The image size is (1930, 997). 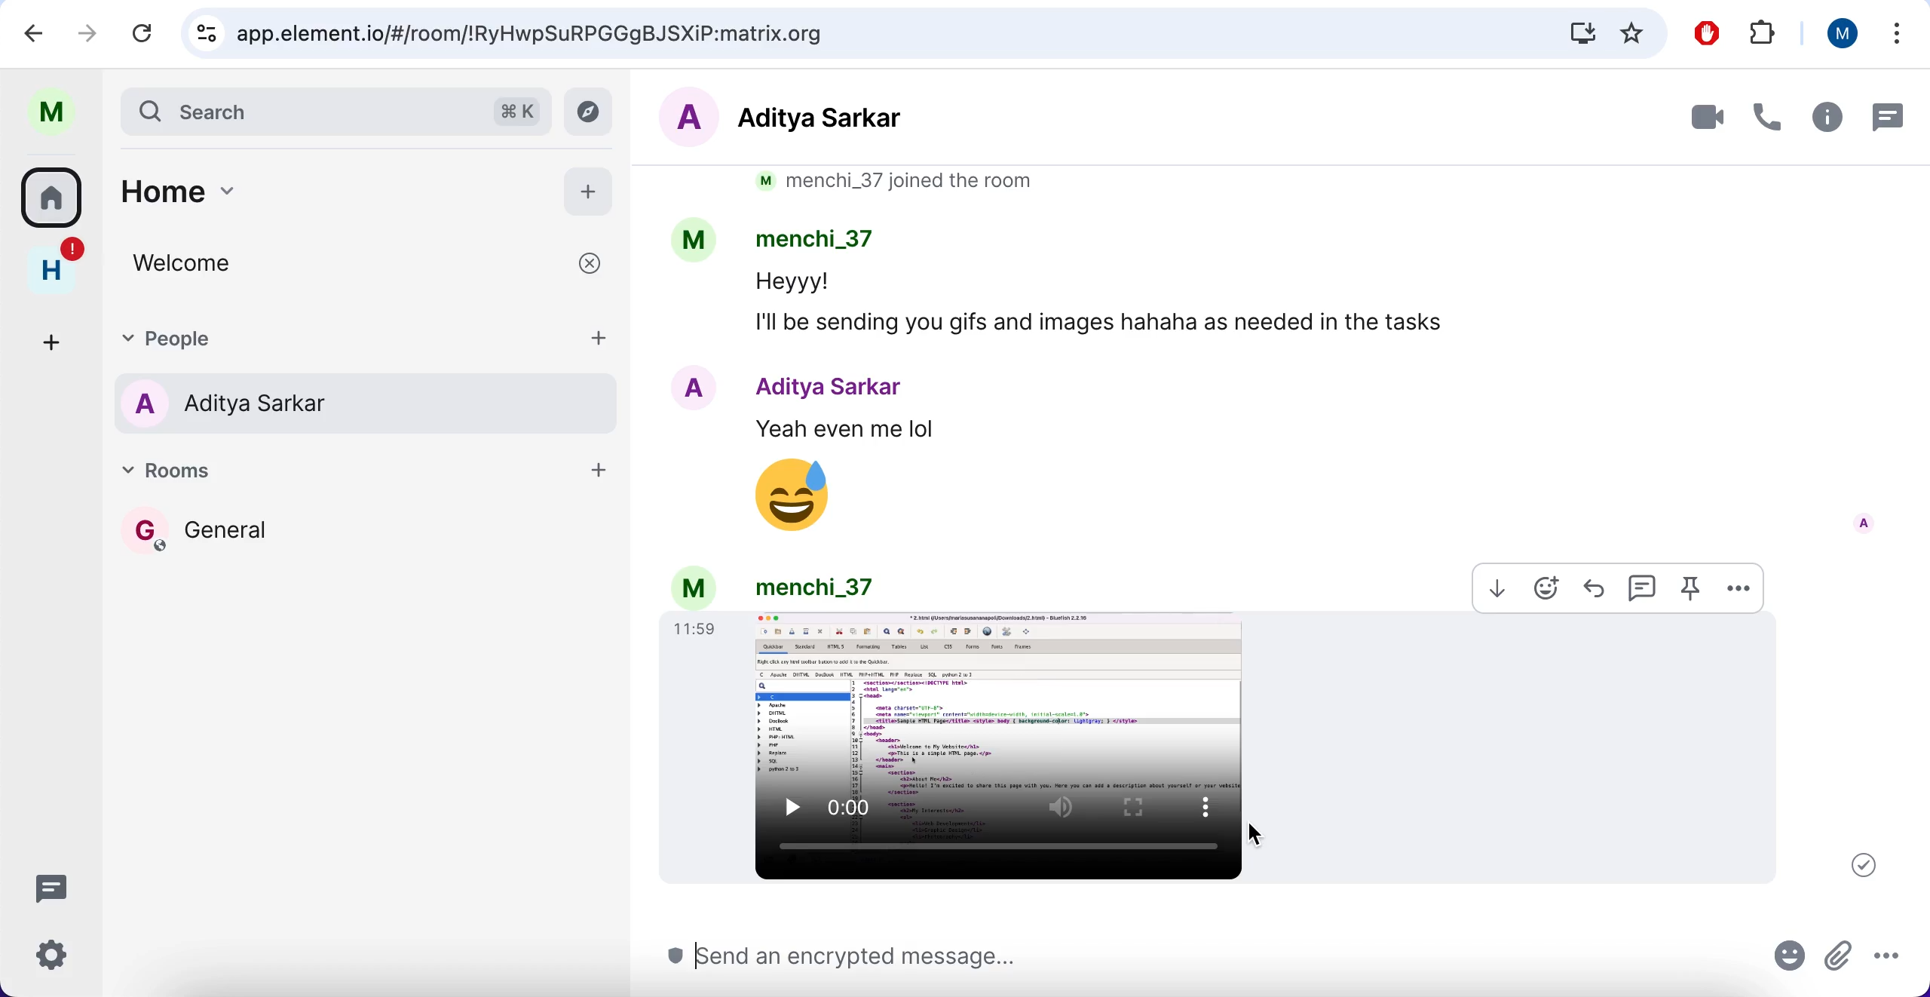 I want to click on add, so click(x=595, y=475).